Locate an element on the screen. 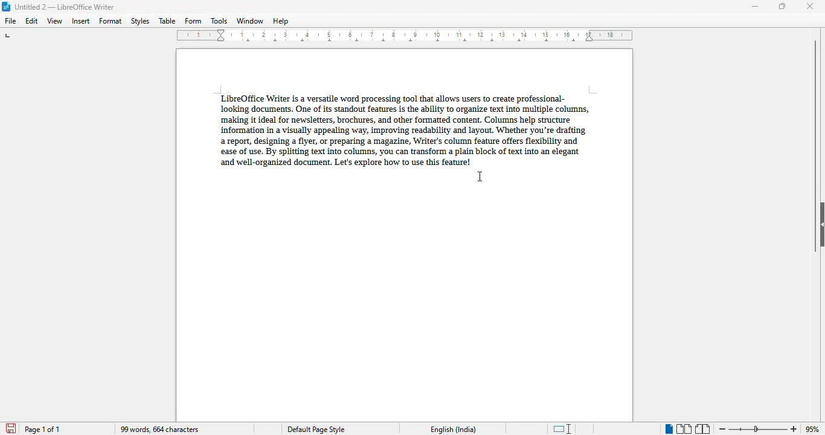  help is located at coordinates (280, 21).